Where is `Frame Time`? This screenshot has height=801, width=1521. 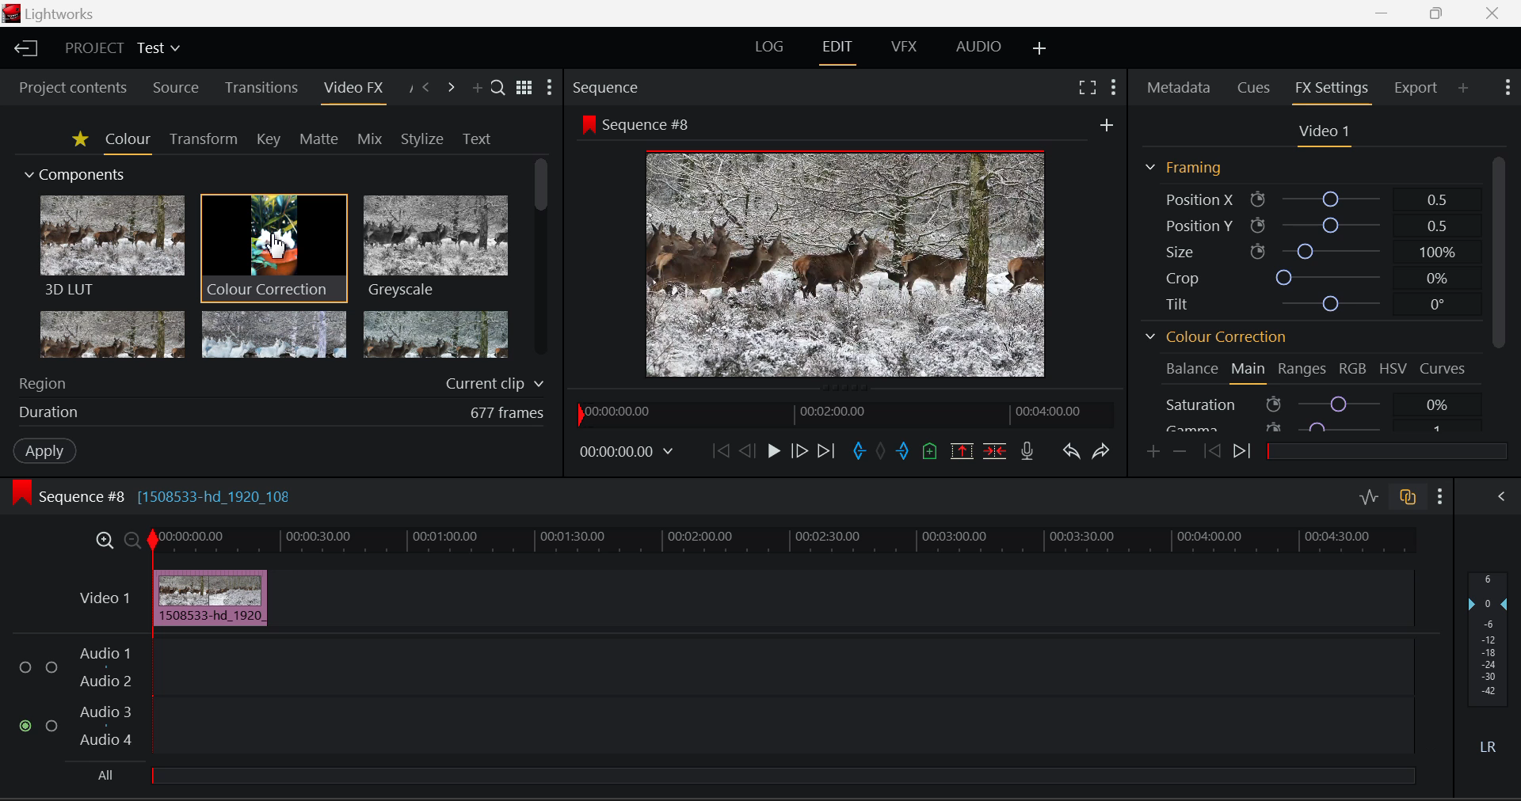
Frame Time is located at coordinates (627, 454).